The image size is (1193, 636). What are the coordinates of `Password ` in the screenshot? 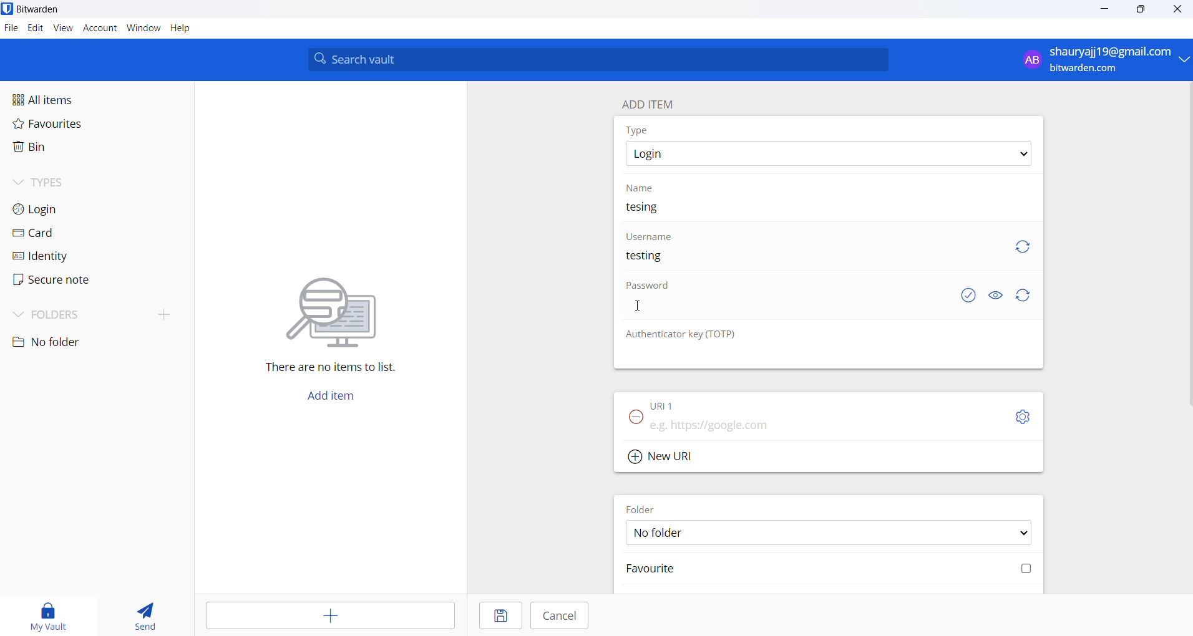 It's located at (651, 288).